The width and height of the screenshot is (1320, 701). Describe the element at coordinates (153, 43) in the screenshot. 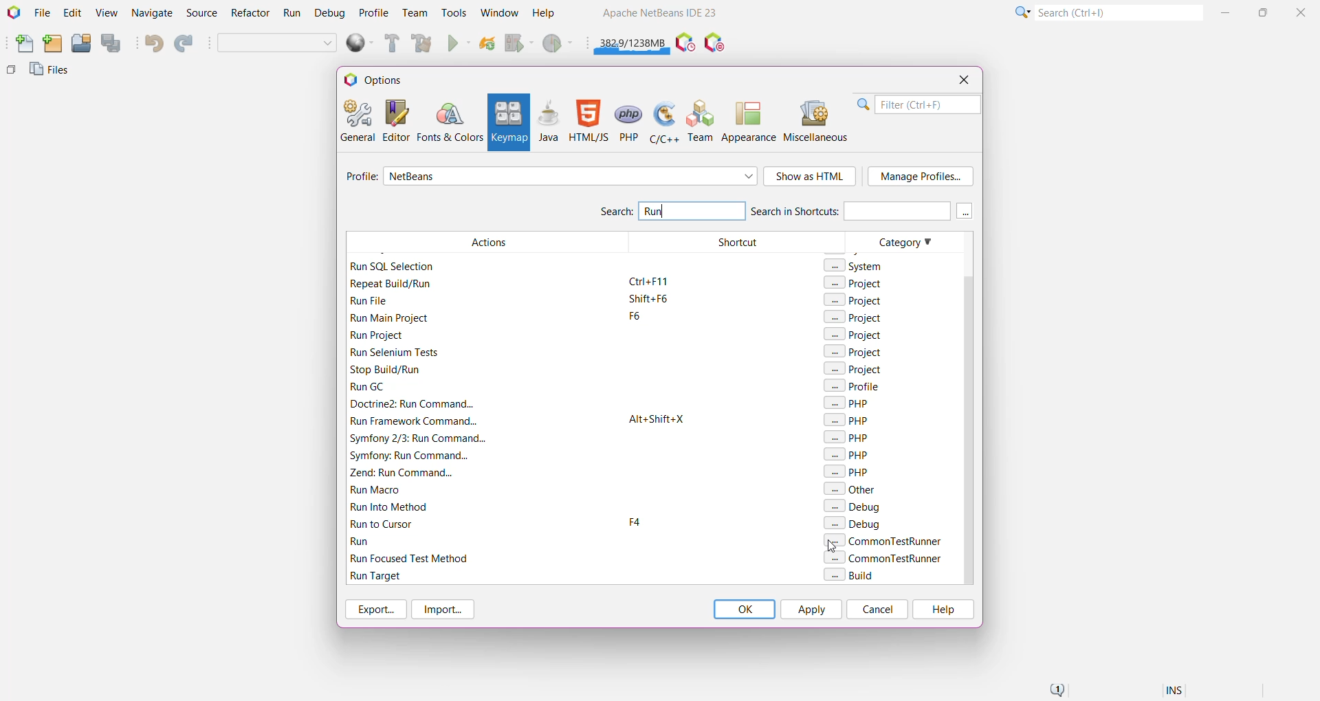

I see `Undo` at that location.